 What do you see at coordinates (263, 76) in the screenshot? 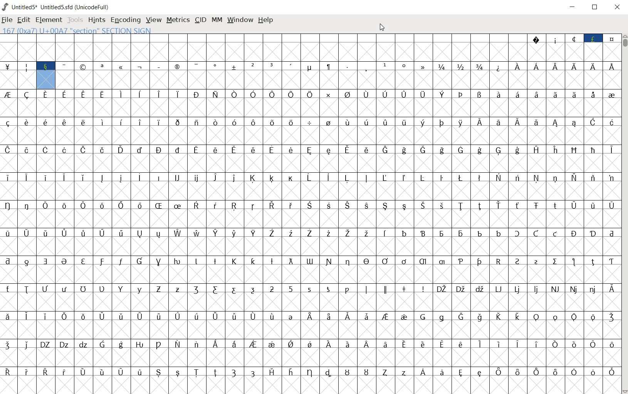
I see `numbers` at bounding box center [263, 76].